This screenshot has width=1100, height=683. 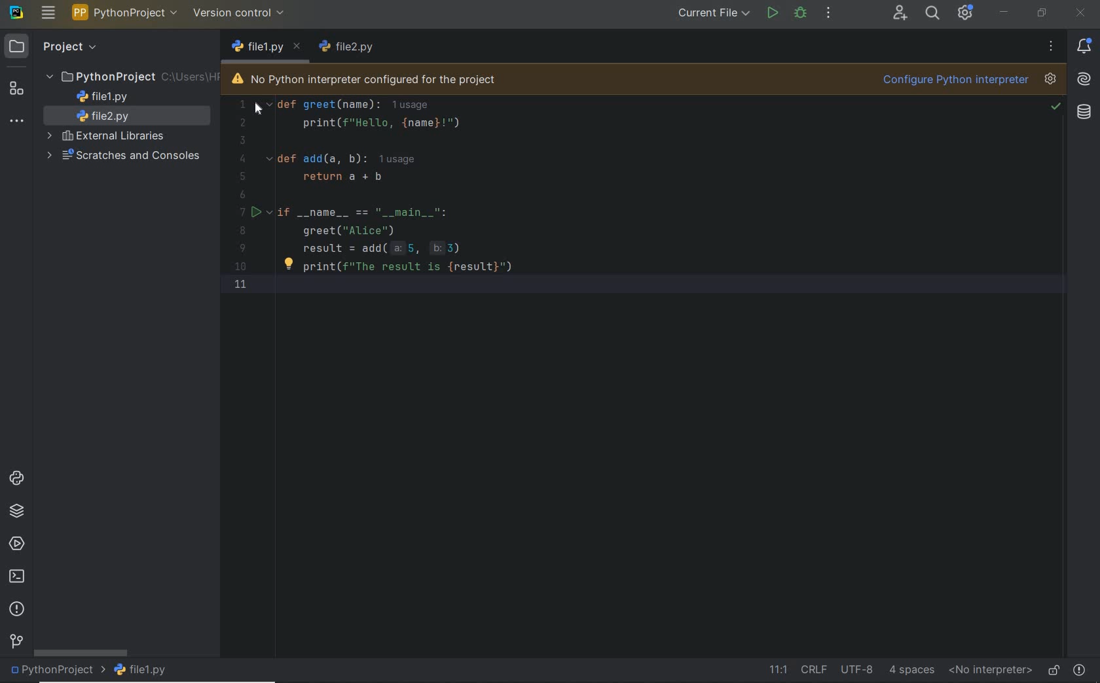 I want to click on minimize, so click(x=1004, y=12).